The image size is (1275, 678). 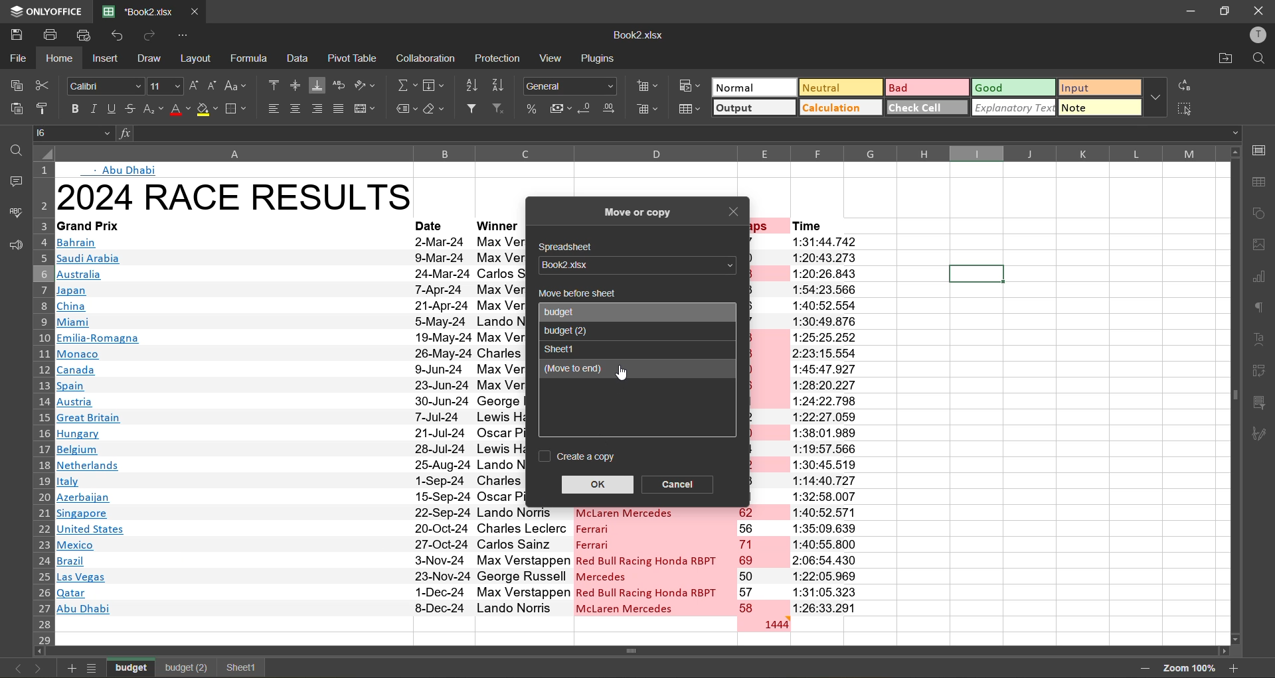 What do you see at coordinates (296, 109) in the screenshot?
I see `align center` at bounding box center [296, 109].